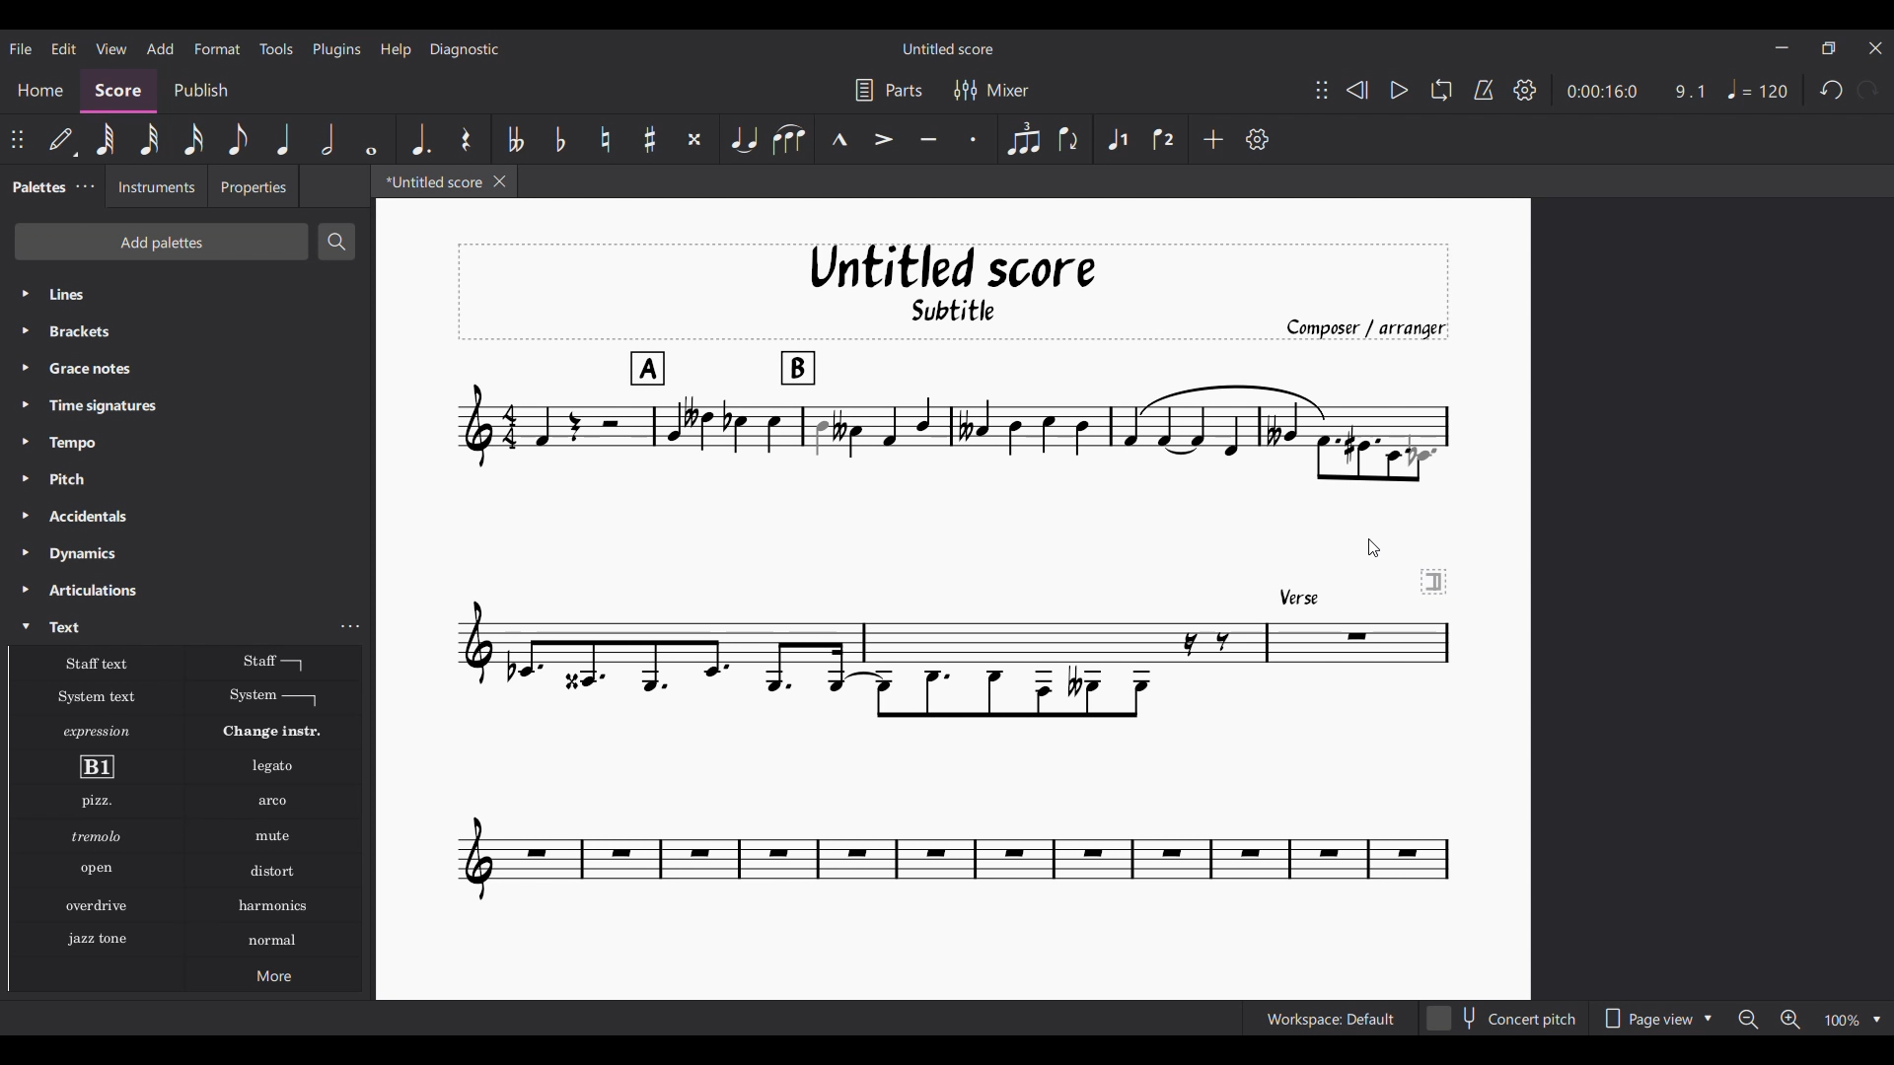 The image size is (1894, 1065). What do you see at coordinates (273, 697) in the screenshot?
I see `System text line` at bounding box center [273, 697].